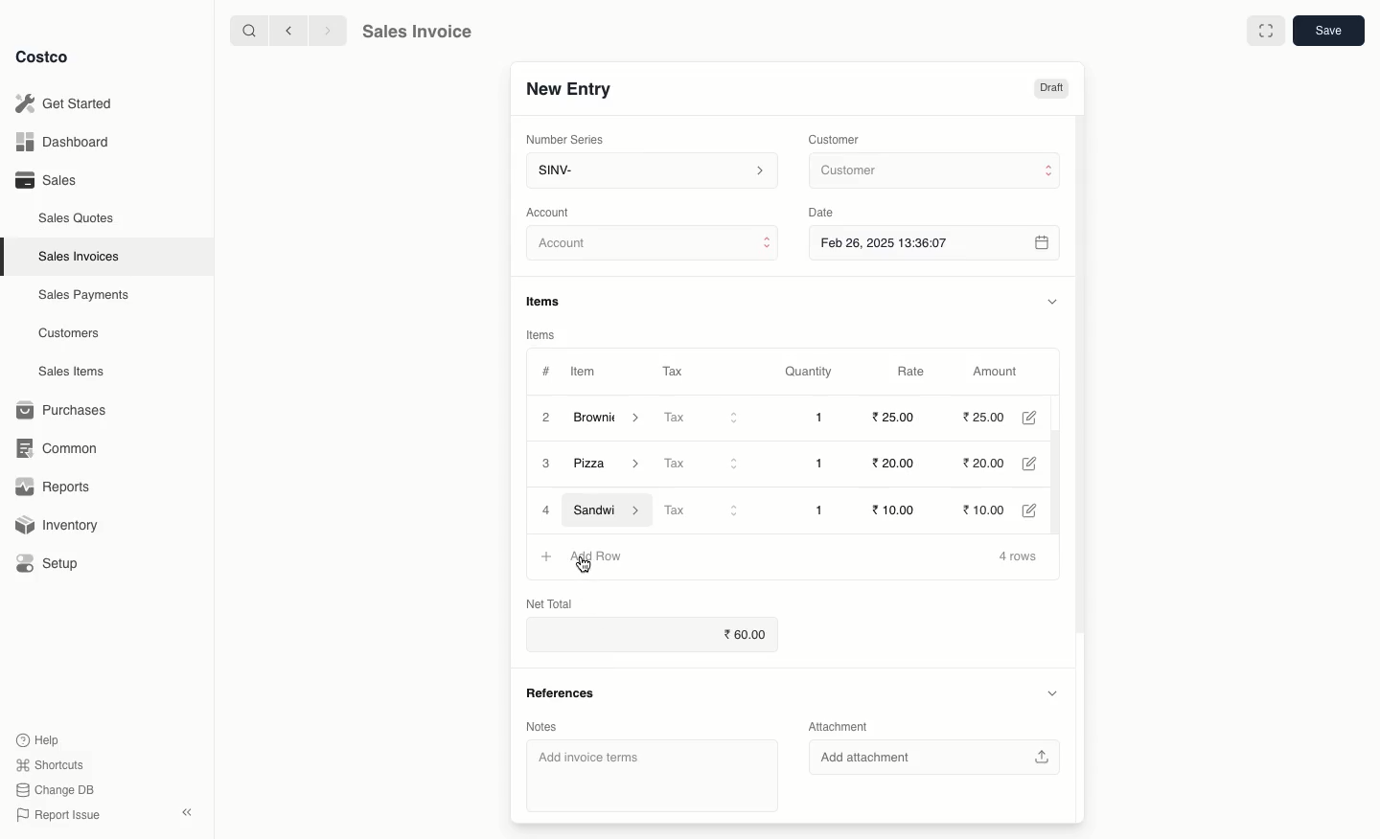  I want to click on Help, so click(39, 738).